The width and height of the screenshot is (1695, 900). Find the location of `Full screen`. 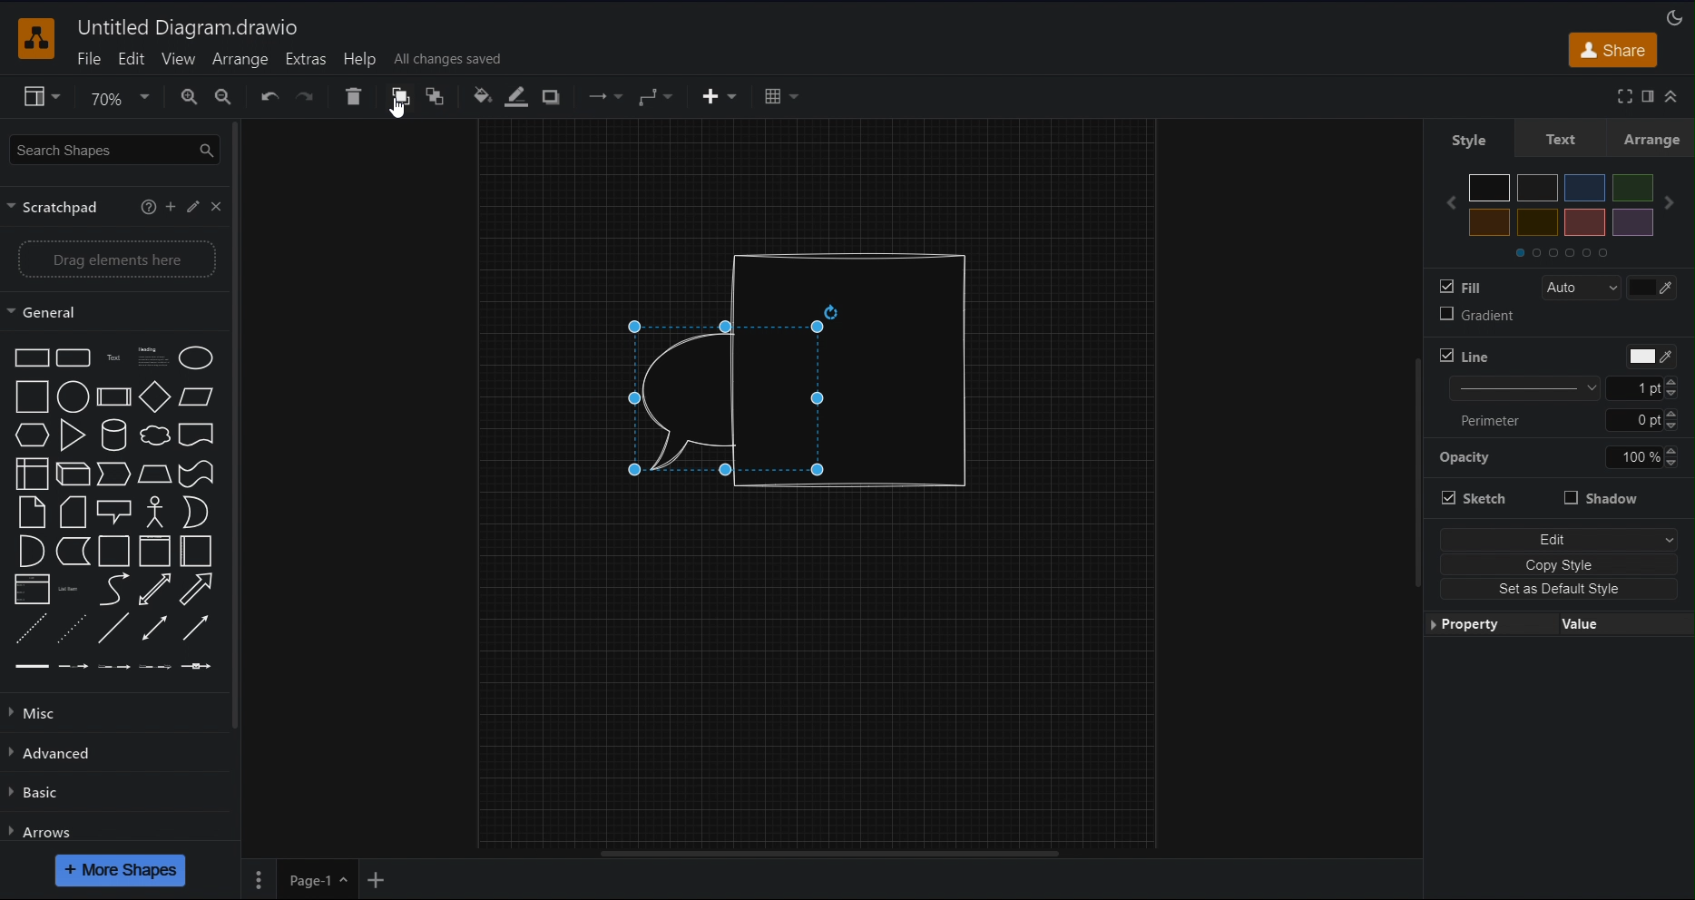

Full screen is located at coordinates (1625, 96).